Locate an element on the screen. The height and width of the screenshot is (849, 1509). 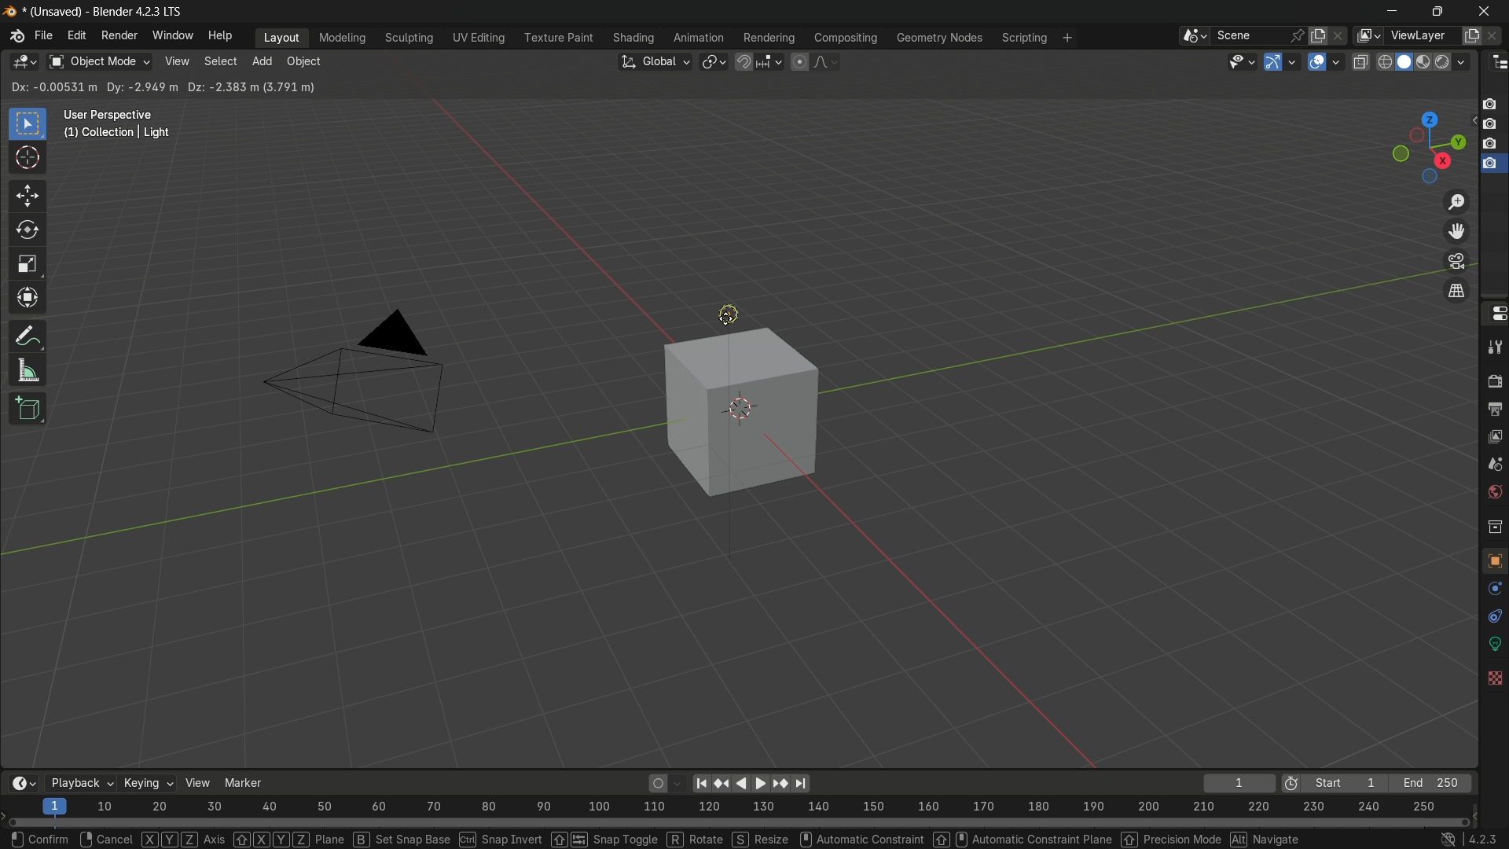
cube is located at coordinates (738, 411).